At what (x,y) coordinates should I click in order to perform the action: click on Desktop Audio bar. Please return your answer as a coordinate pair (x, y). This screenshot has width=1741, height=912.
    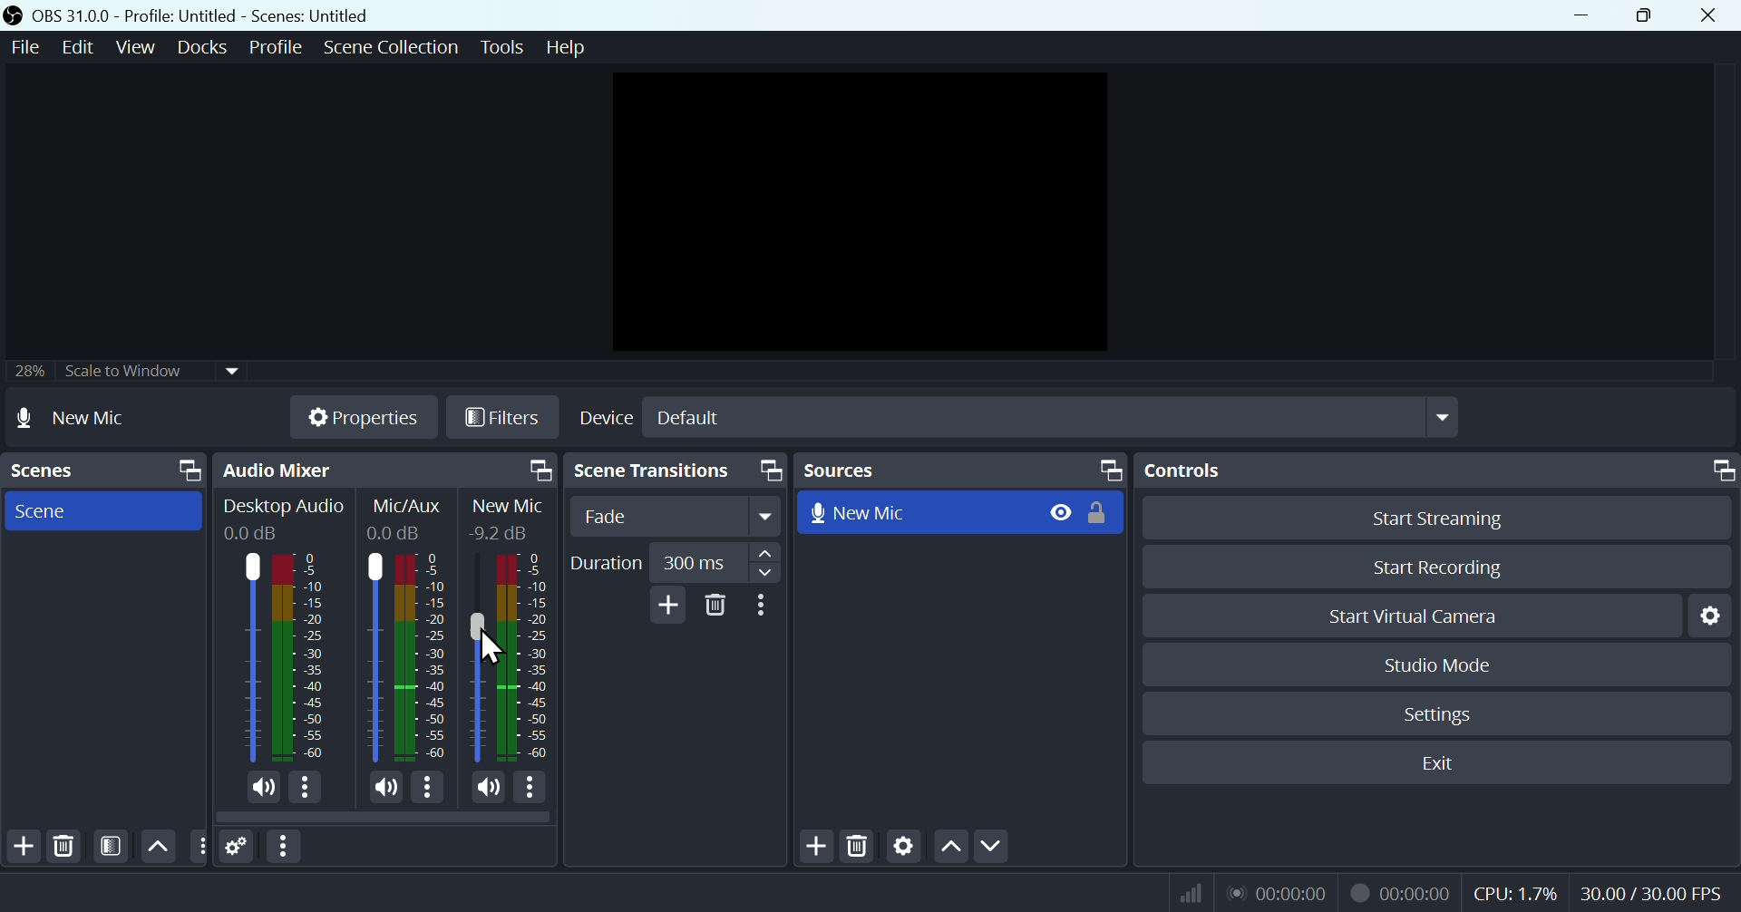
    Looking at the image, I should click on (296, 657).